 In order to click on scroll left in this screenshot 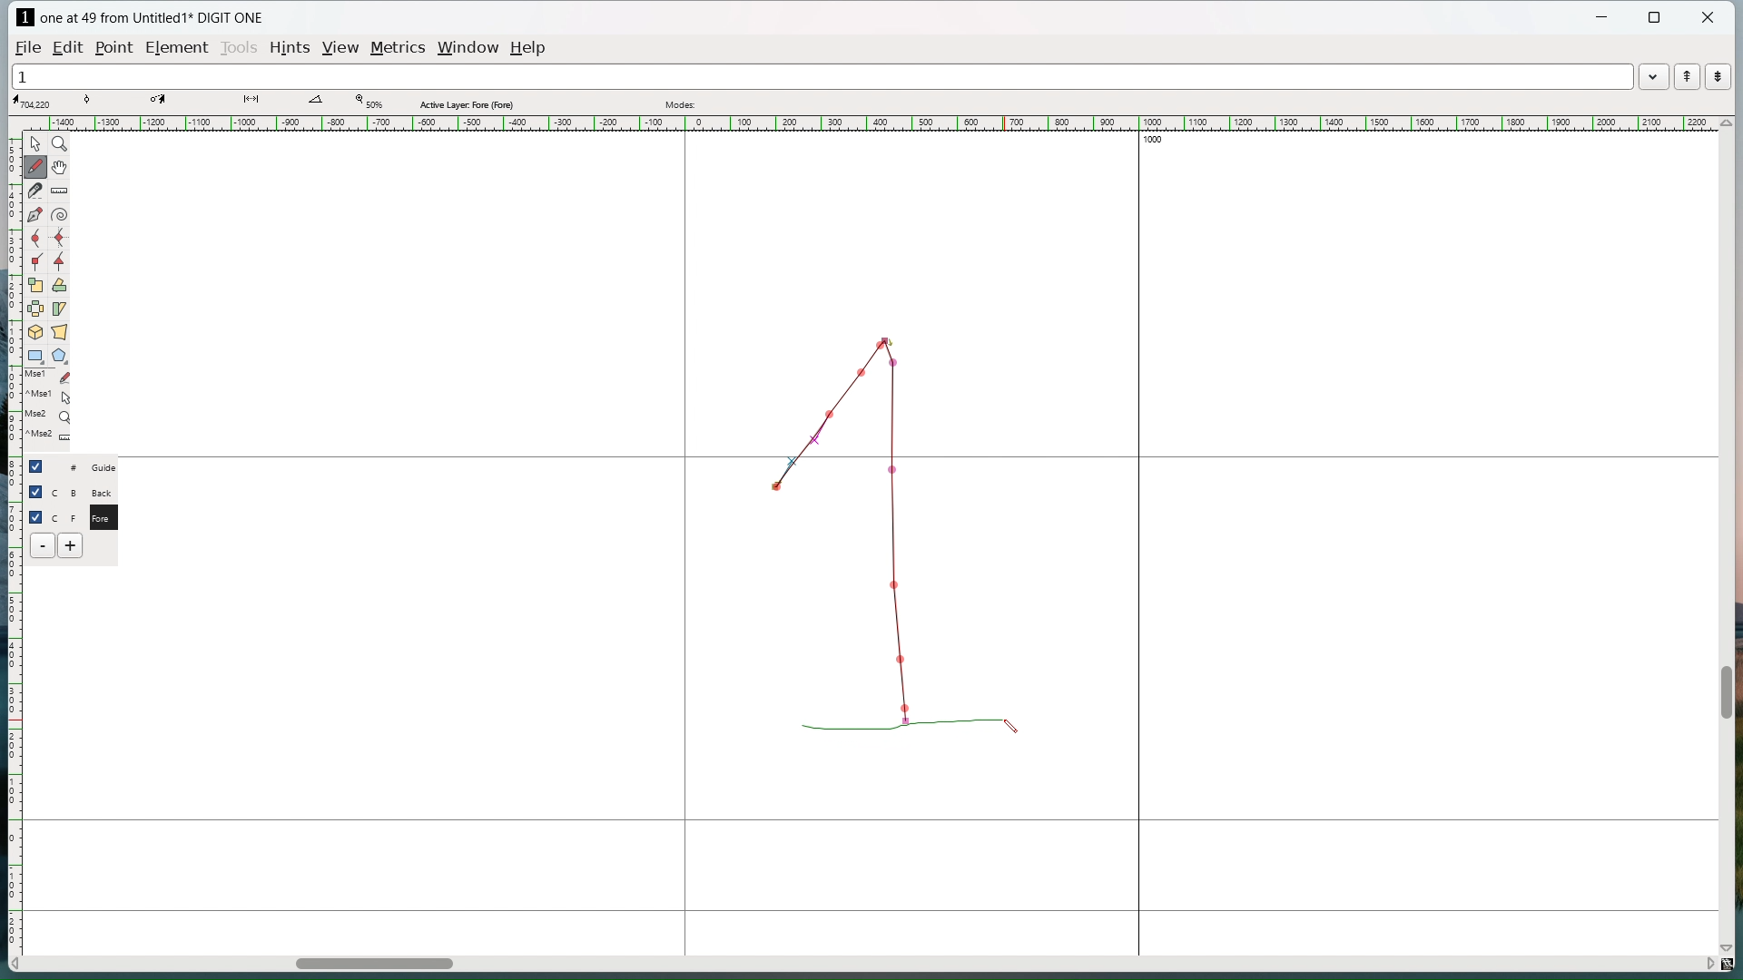, I will do `click(16, 965)`.